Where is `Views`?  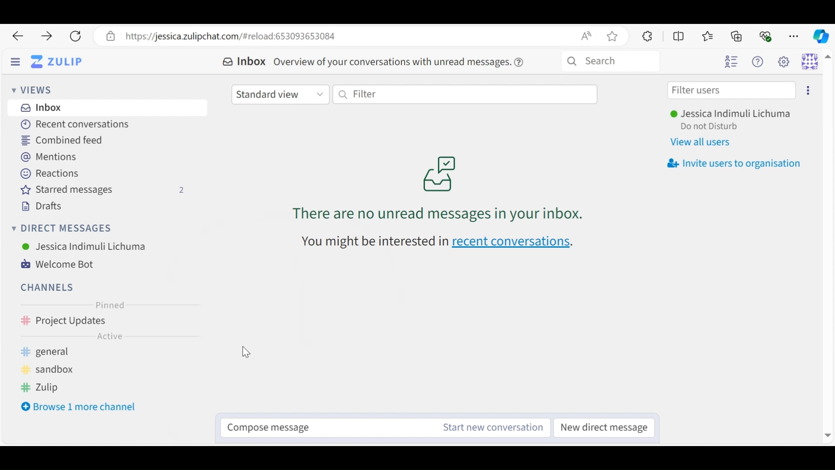
Views is located at coordinates (35, 91).